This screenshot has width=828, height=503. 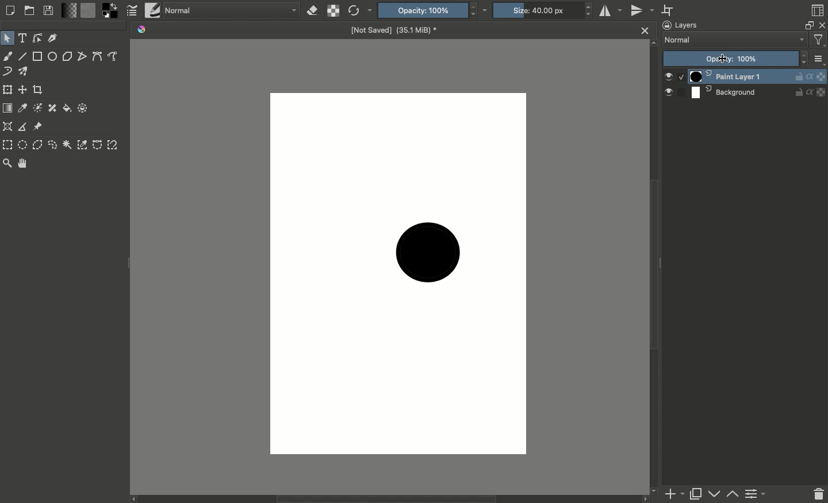 I want to click on Alpha, so click(x=810, y=76).